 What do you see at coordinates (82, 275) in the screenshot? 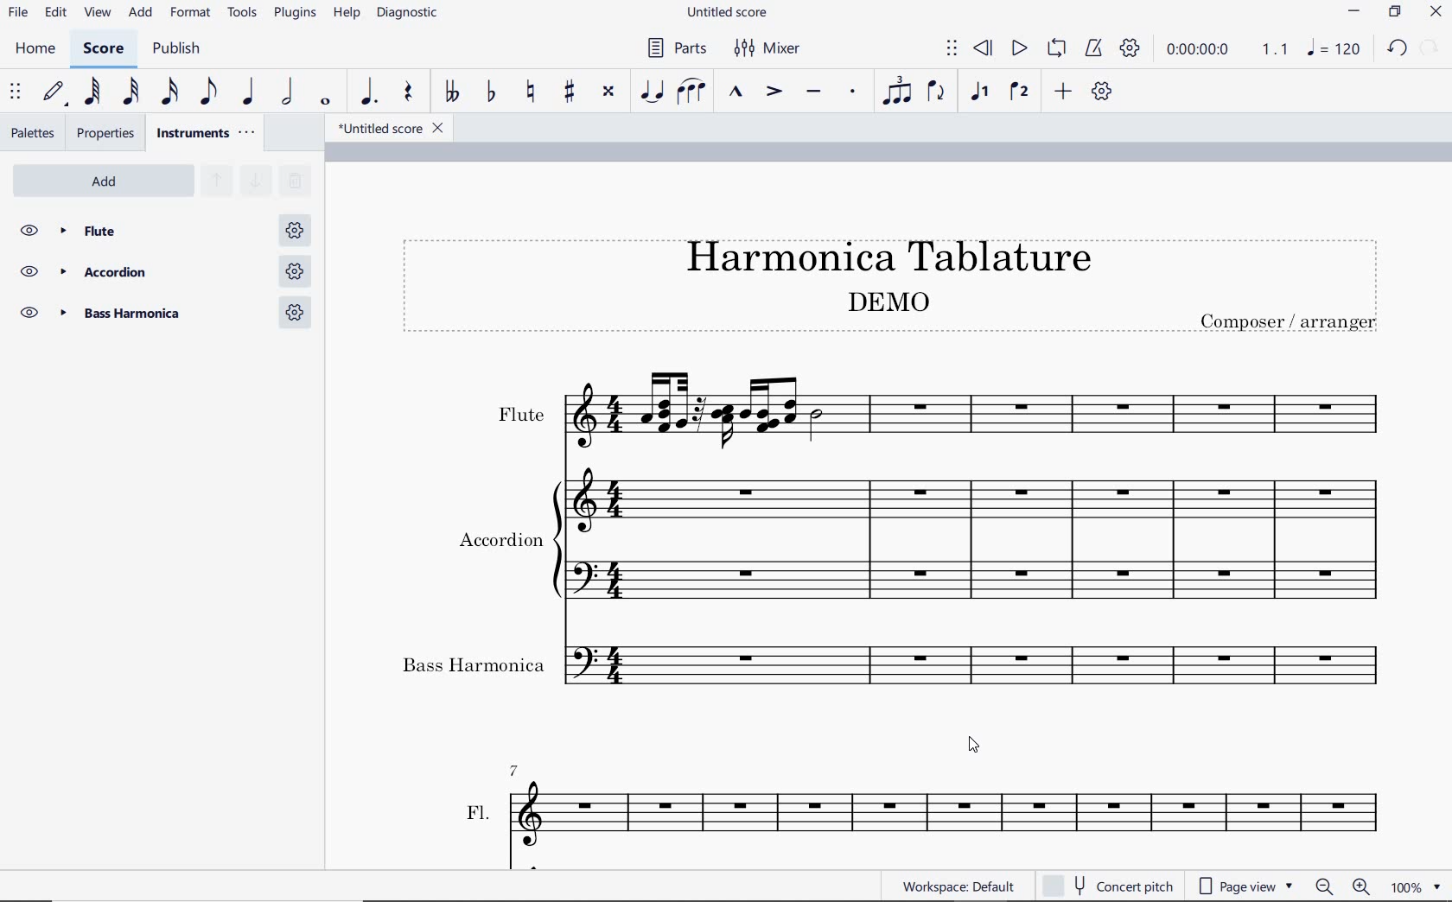
I see `Accordion` at bounding box center [82, 275].